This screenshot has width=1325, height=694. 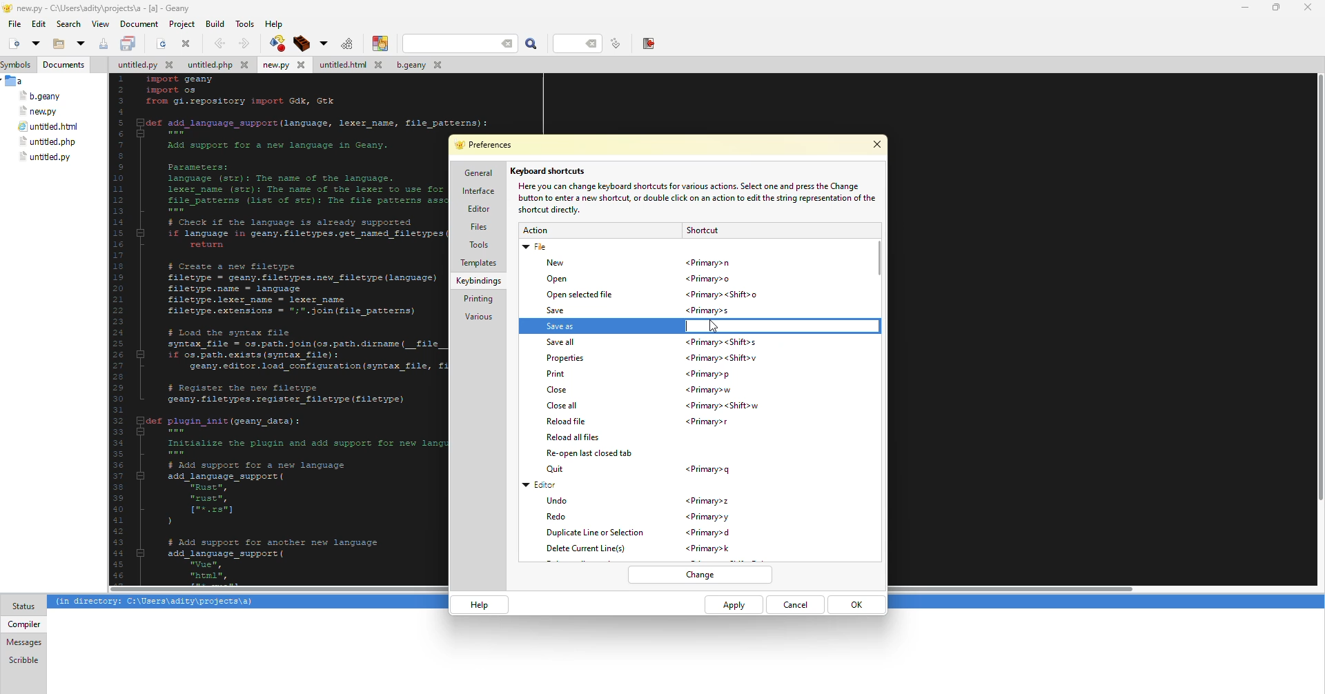 What do you see at coordinates (104, 44) in the screenshot?
I see `save` at bounding box center [104, 44].